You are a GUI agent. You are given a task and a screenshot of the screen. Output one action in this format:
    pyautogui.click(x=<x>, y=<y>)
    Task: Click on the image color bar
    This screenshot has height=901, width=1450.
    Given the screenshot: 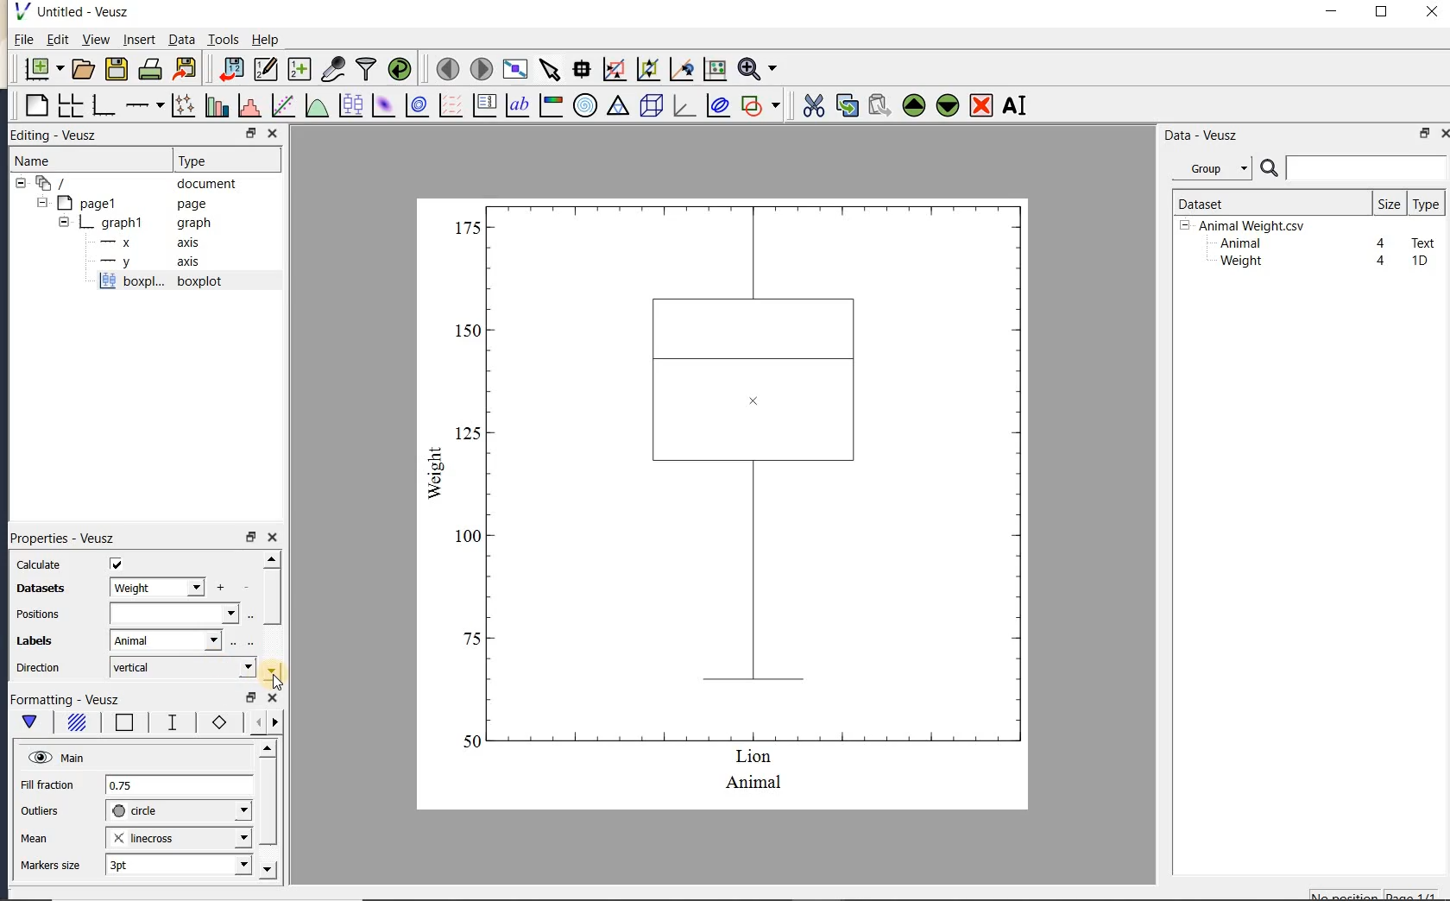 What is the action you would take?
    pyautogui.click(x=551, y=105)
    